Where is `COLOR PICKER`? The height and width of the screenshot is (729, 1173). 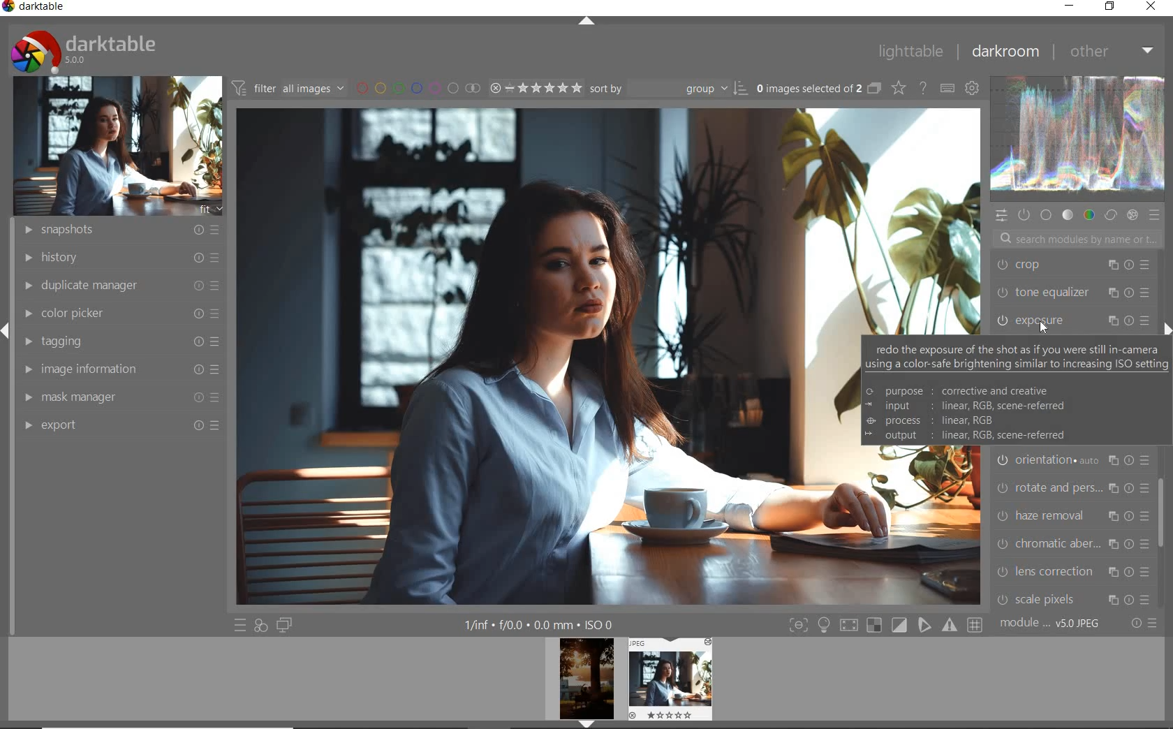
COLOR PICKER is located at coordinates (122, 311).